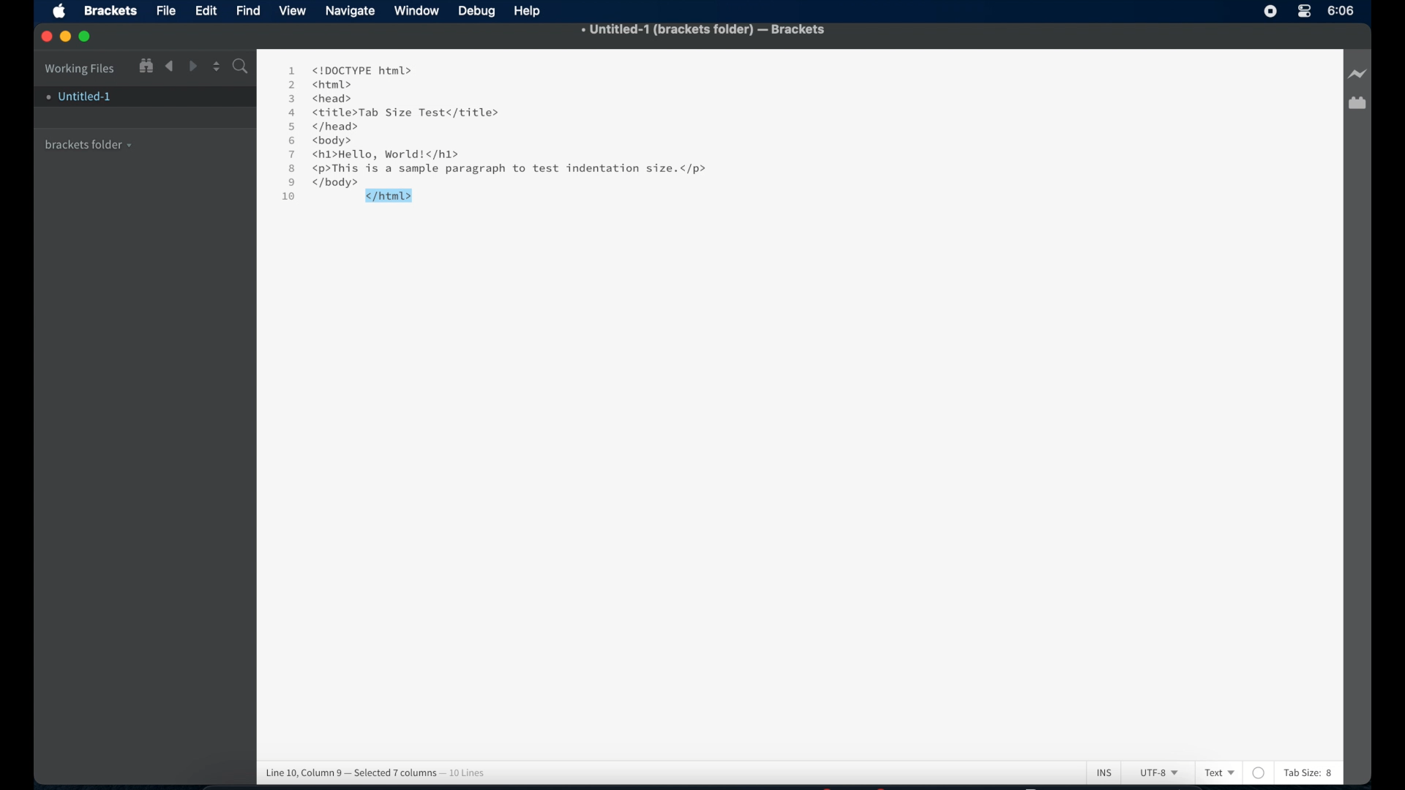  Describe the element at coordinates (78, 97) in the screenshot. I see `. Untitled-1` at that location.